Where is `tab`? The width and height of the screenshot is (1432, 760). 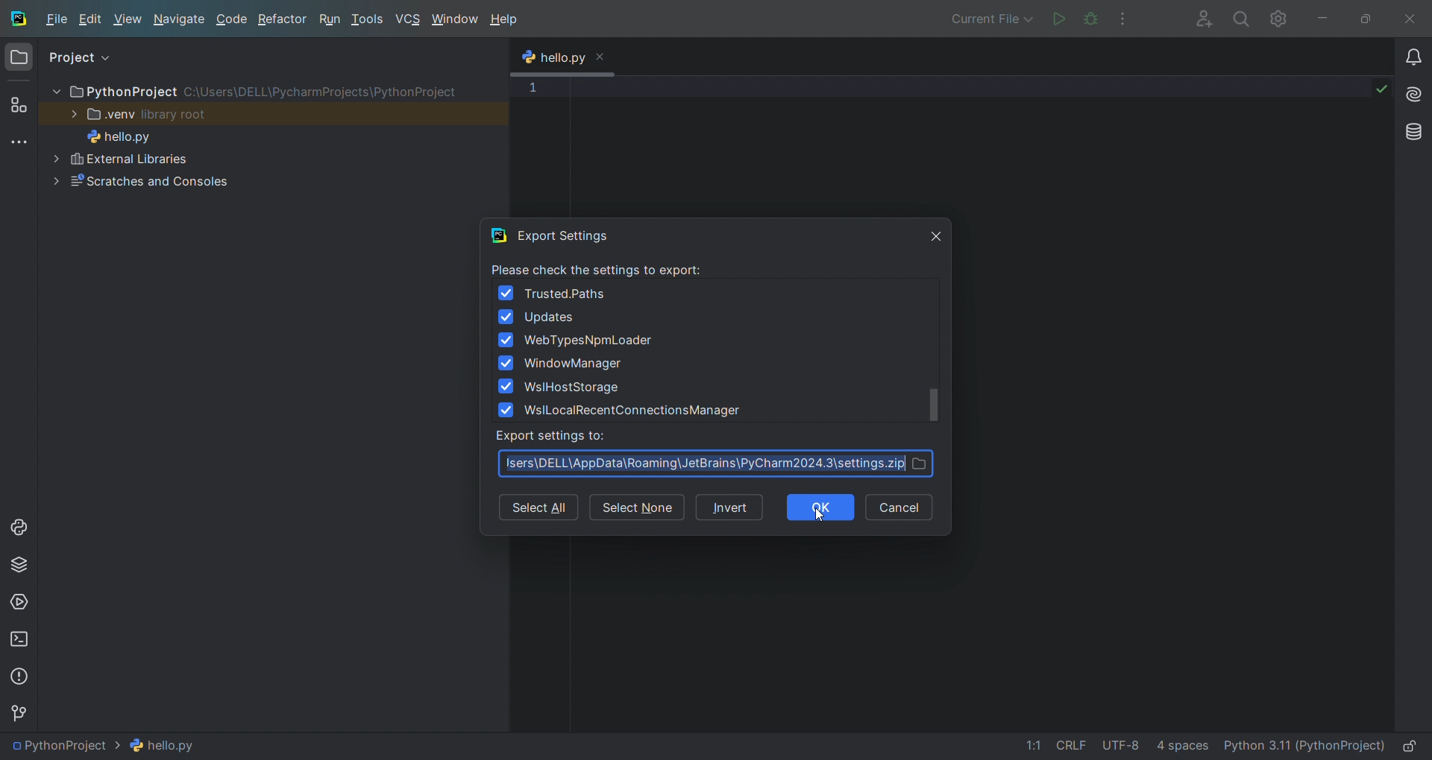 tab is located at coordinates (563, 59).